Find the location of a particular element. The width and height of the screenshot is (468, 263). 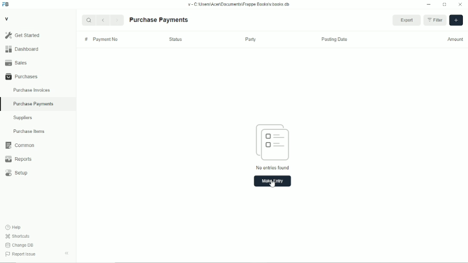

Party is located at coordinates (250, 39).